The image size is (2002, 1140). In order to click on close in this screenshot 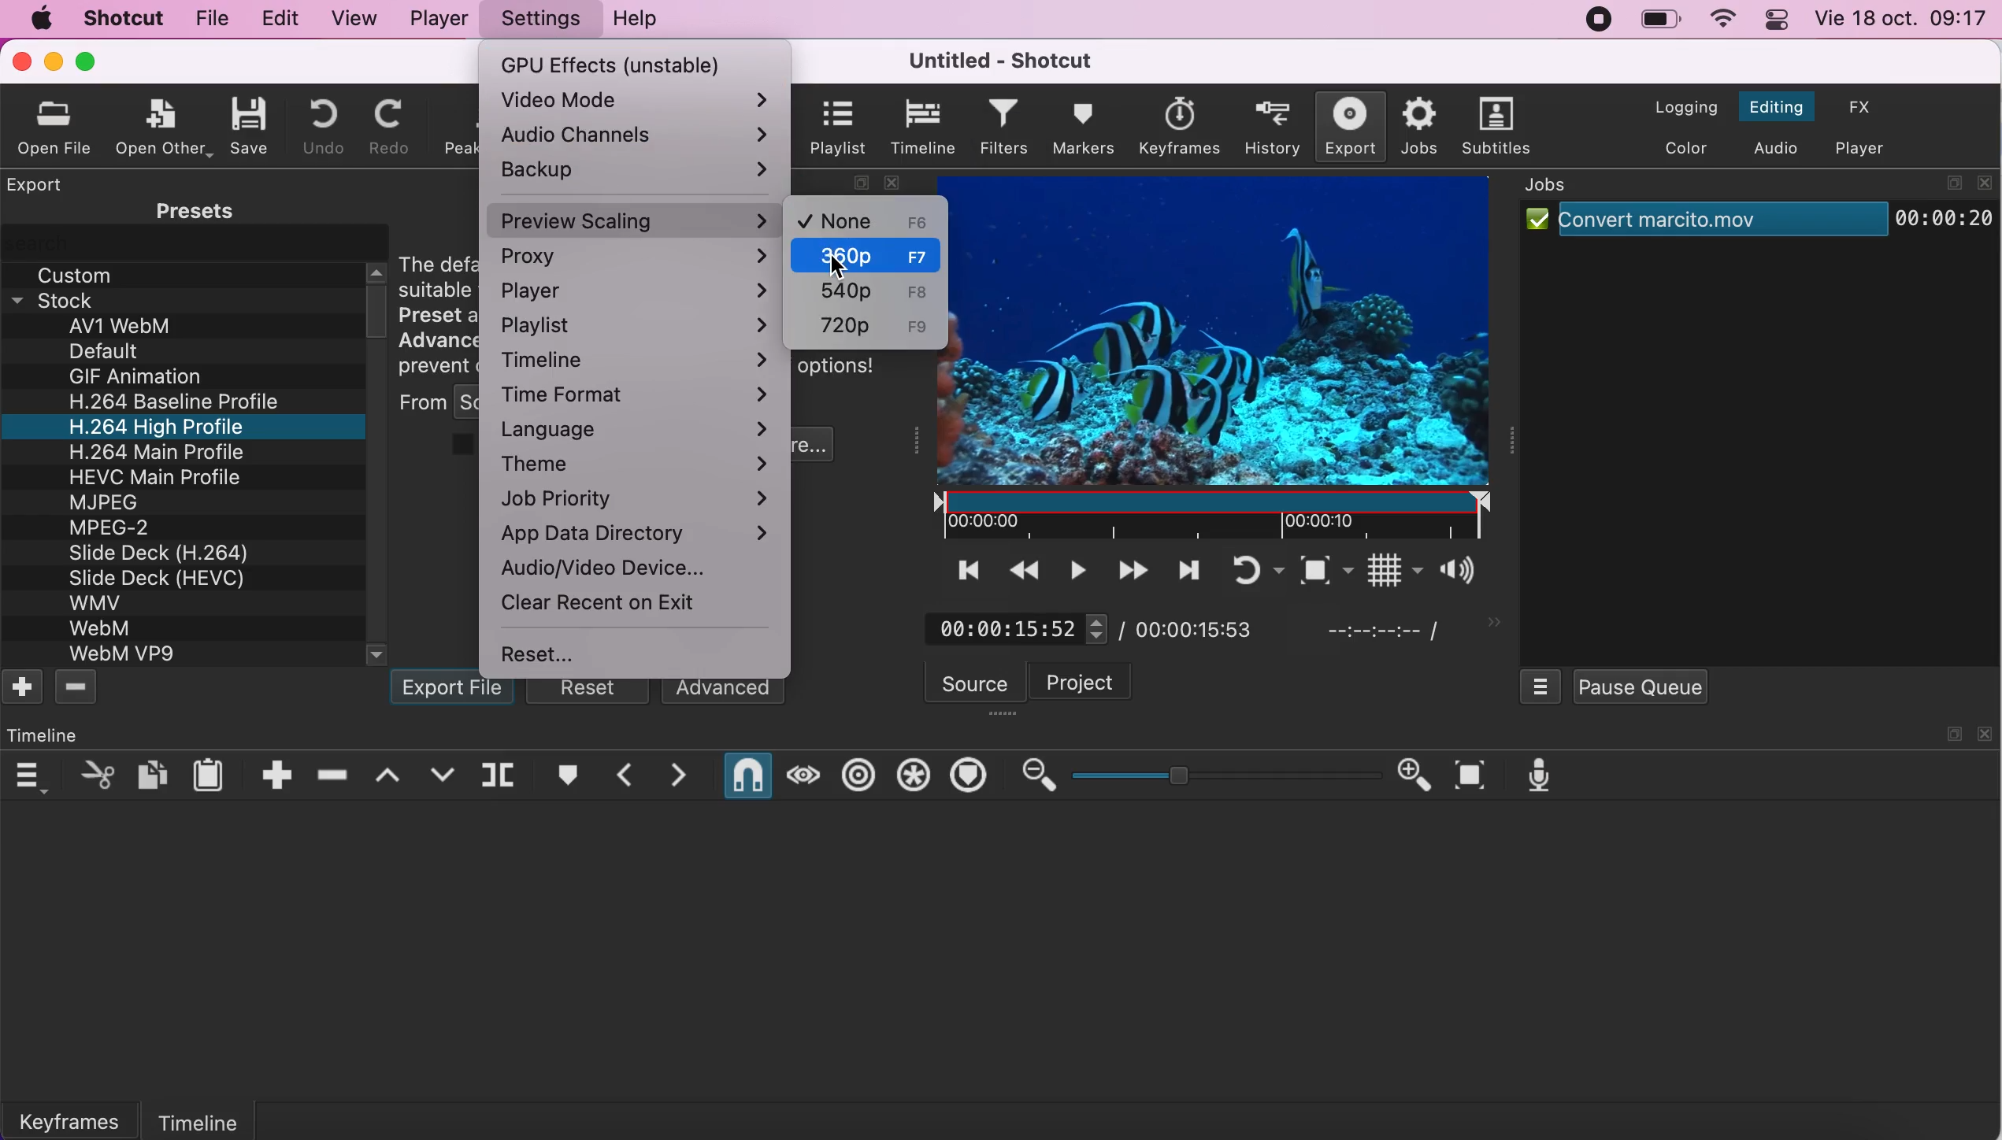, I will do `click(1985, 734)`.